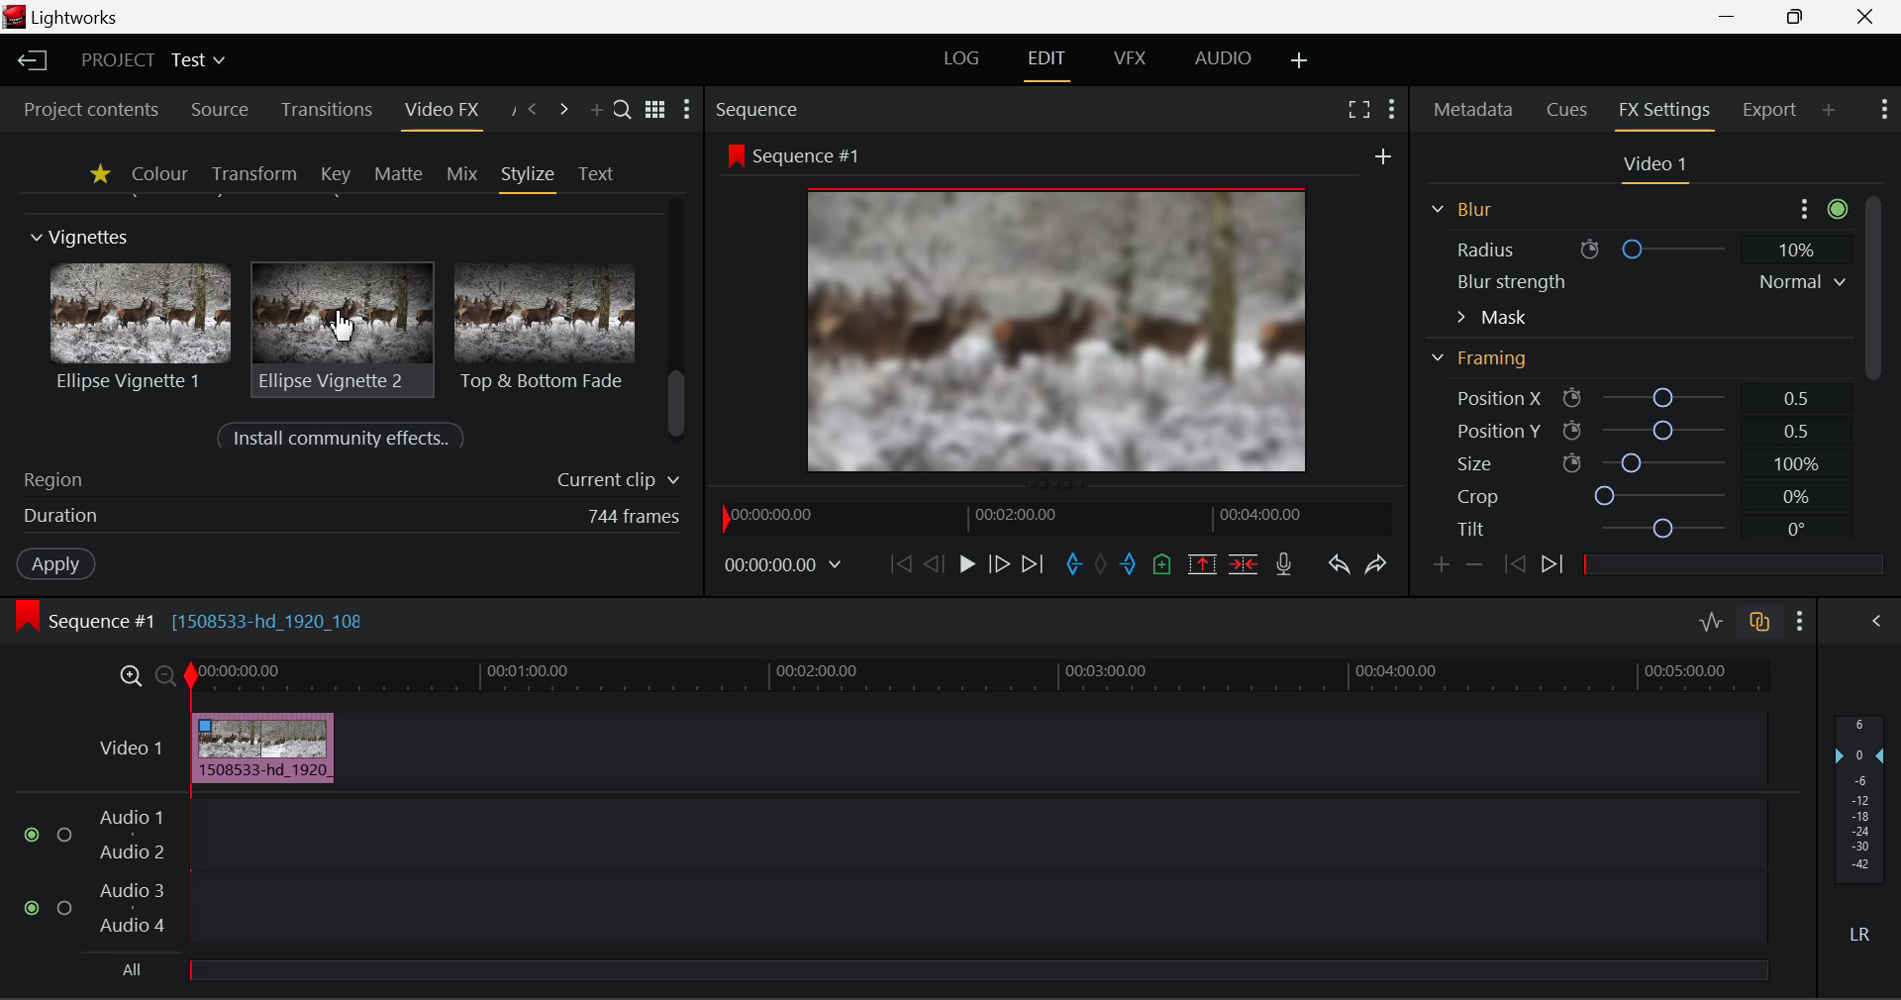 The width and height of the screenshot is (1901, 1000). What do you see at coordinates (964, 564) in the screenshot?
I see `Play` at bounding box center [964, 564].